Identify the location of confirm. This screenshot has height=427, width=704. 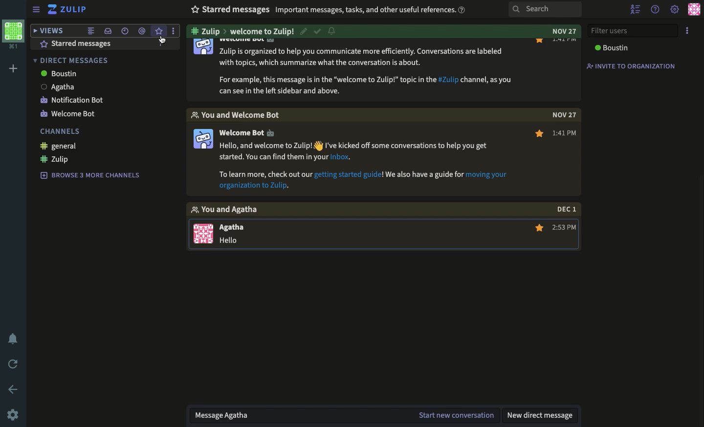
(316, 30).